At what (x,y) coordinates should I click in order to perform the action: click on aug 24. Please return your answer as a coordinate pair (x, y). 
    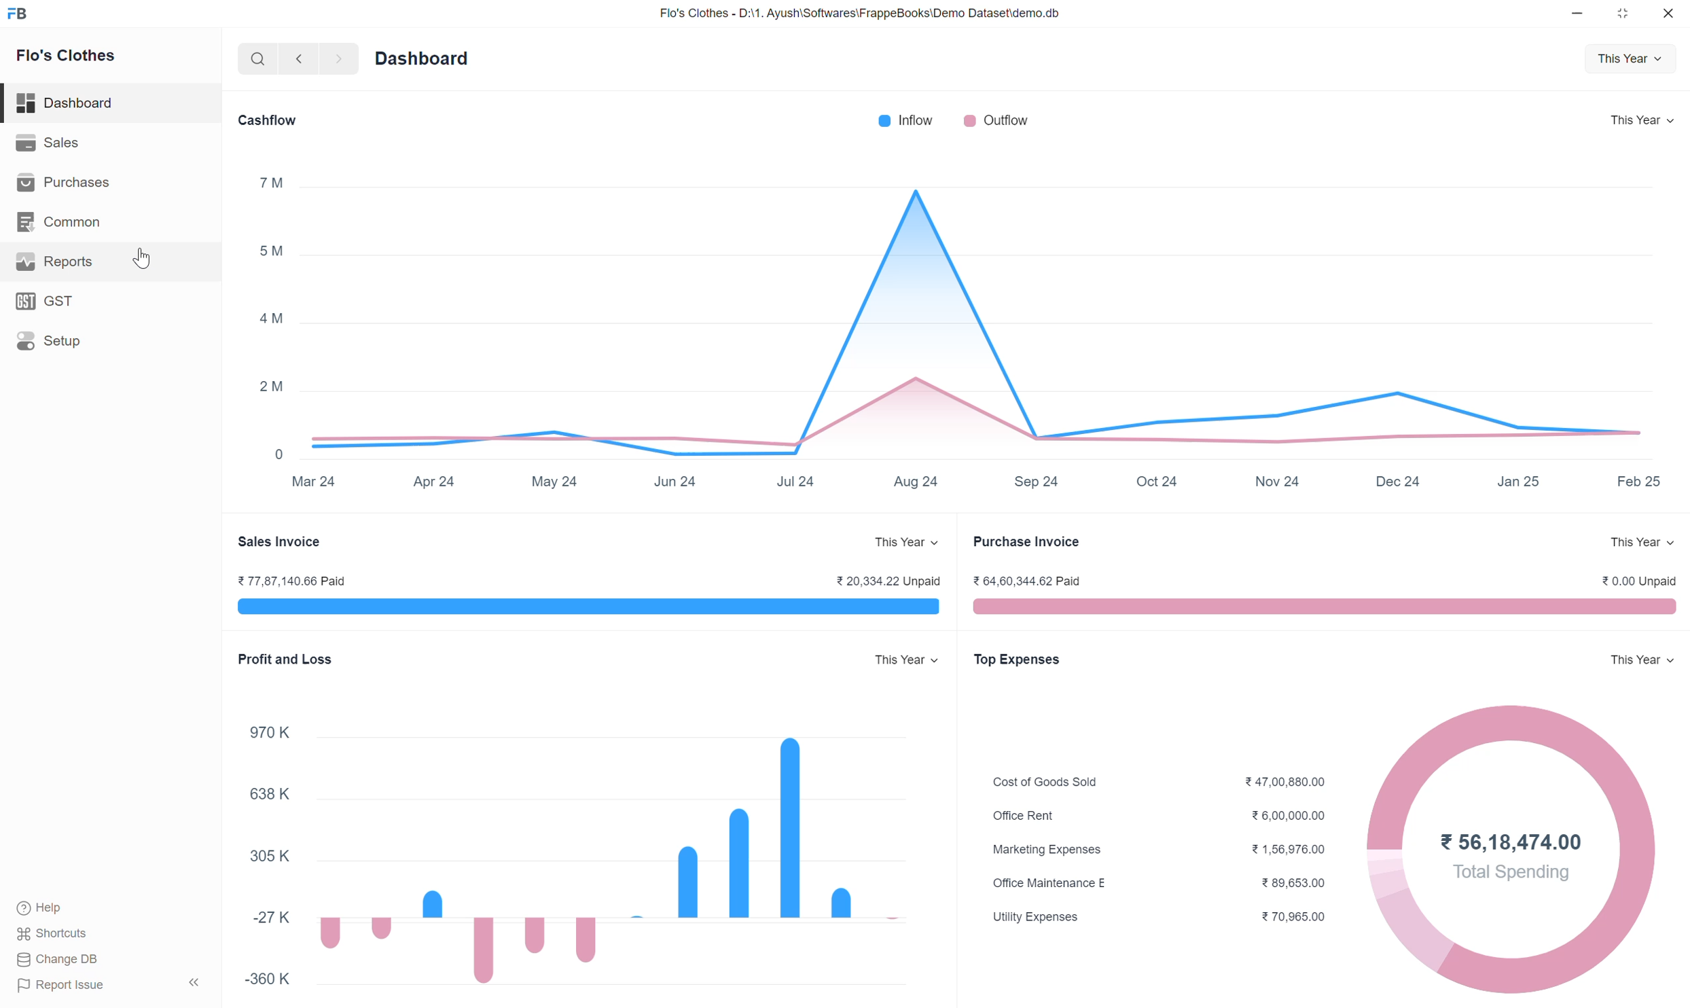
    Looking at the image, I should click on (915, 480).